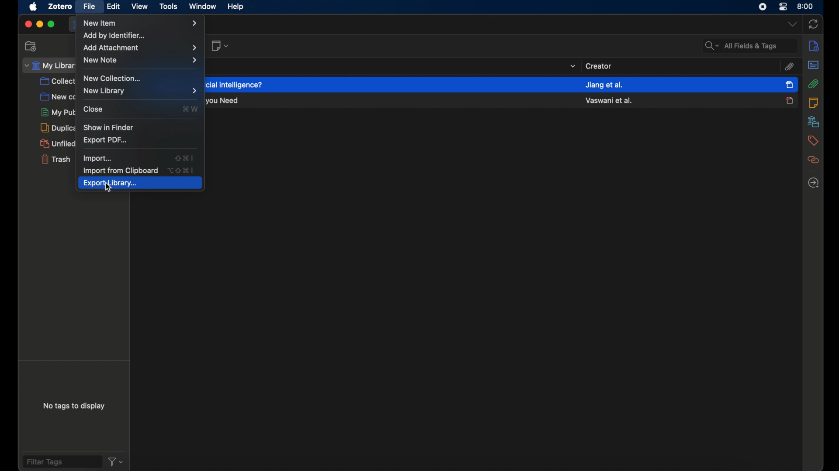  Describe the element at coordinates (813, 65) in the screenshot. I see `abstract` at that location.